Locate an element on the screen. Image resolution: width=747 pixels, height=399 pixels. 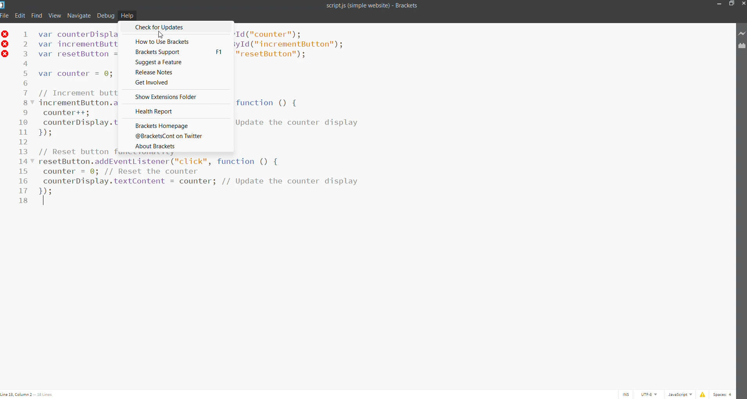
get involved is located at coordinates (176, 82).